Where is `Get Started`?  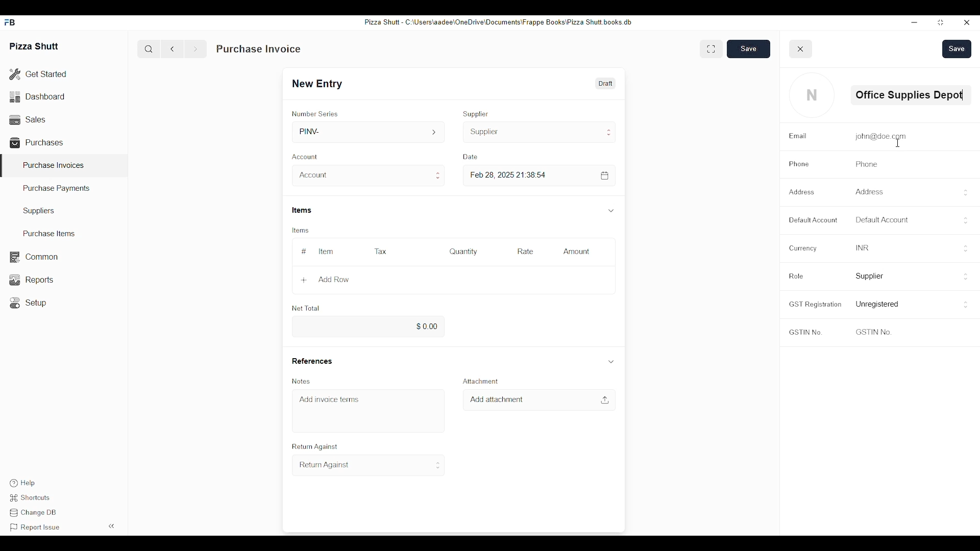 Get Started is located at coordinates (38, 75).